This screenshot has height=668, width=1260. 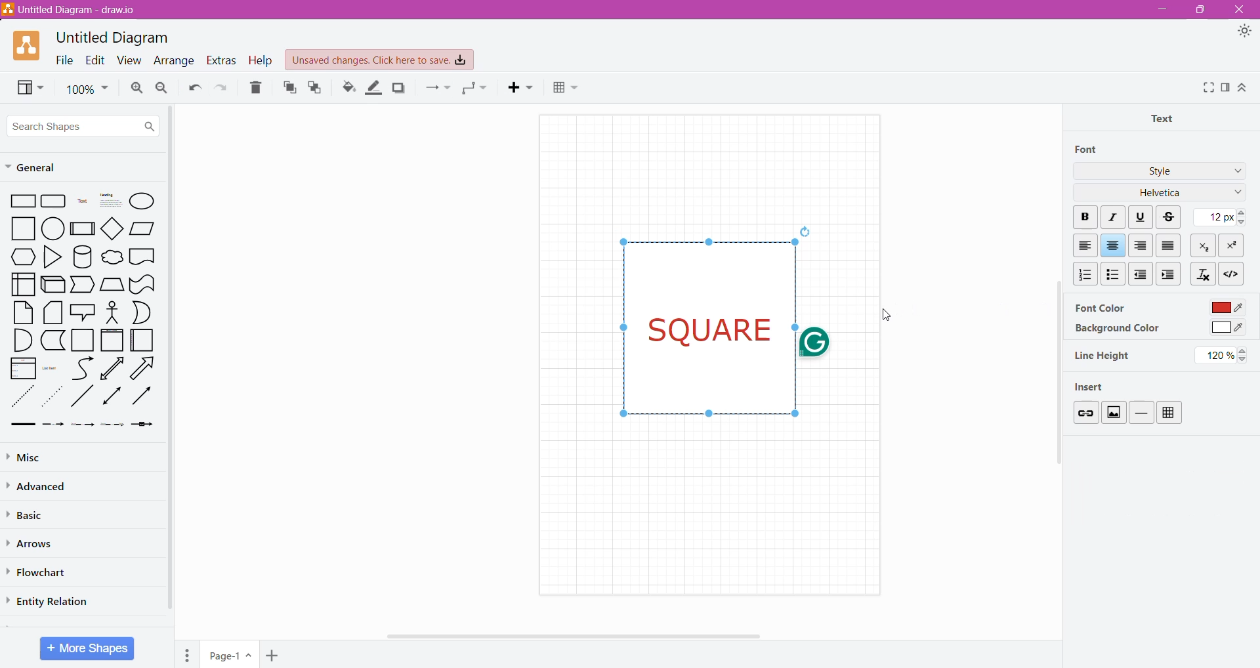 I want to click on cloud, so click(x=112, y=259).